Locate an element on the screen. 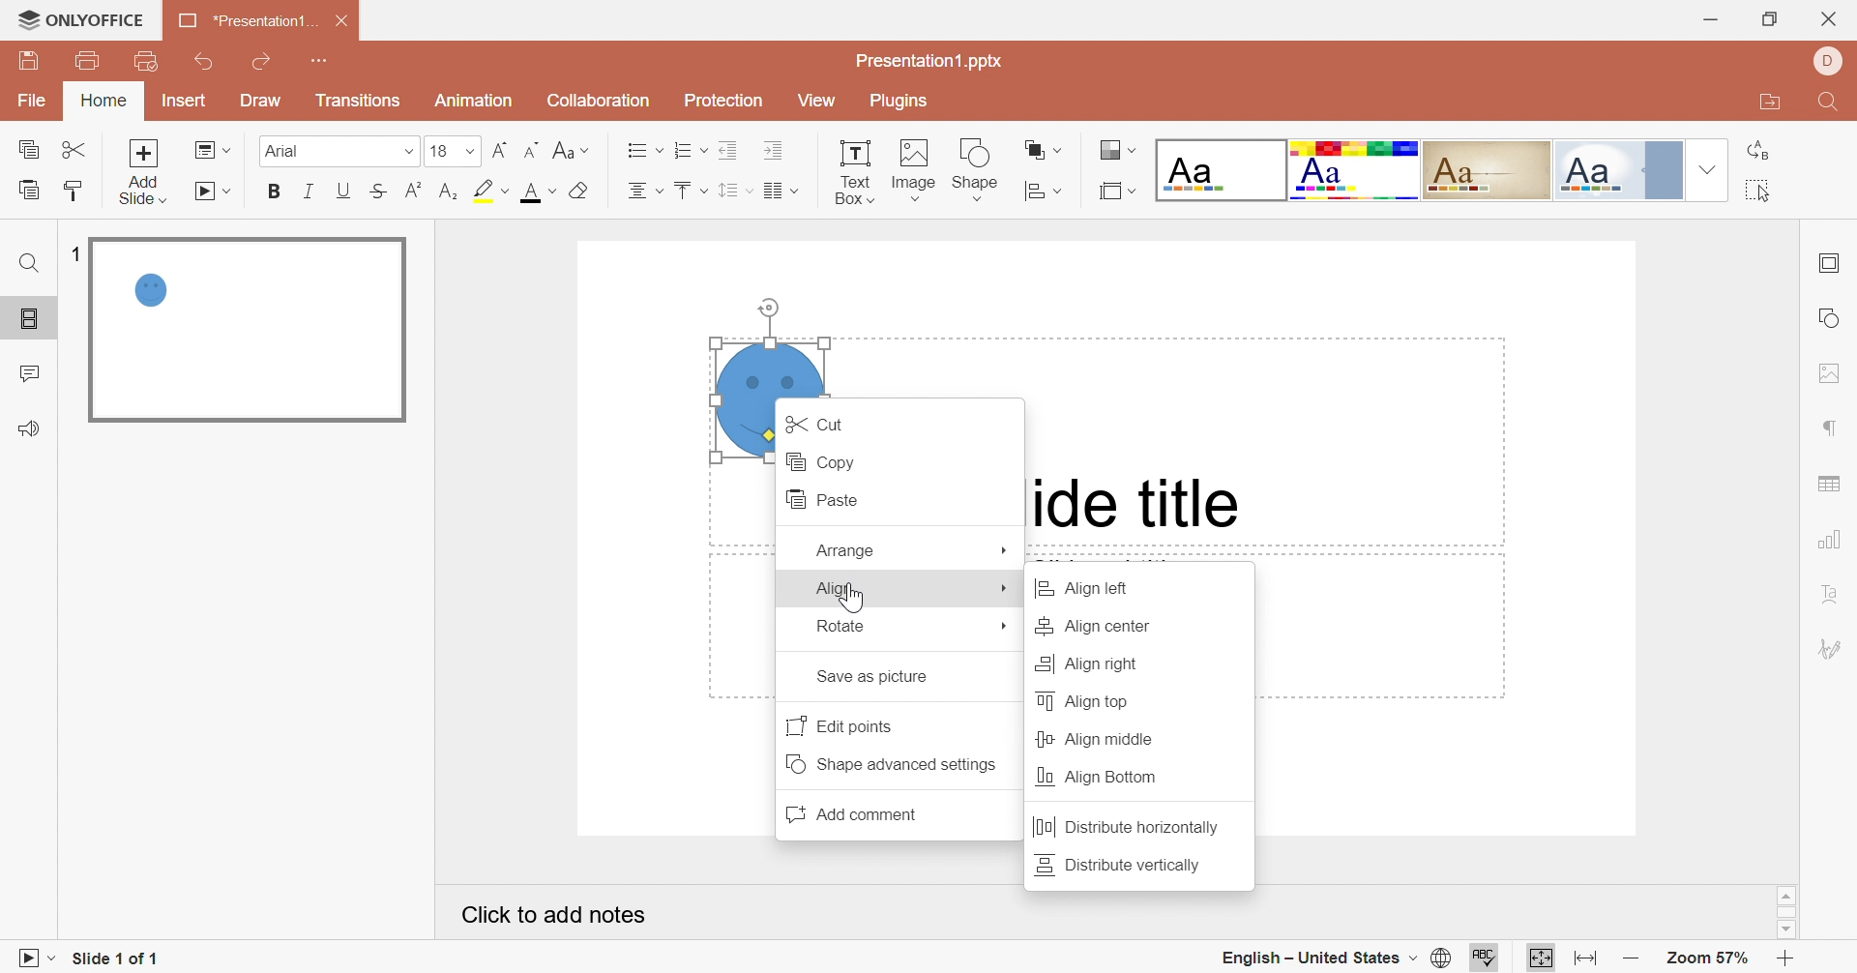 This screenshot has height=973, width=1857. Align center is located at coordinates (643, 191).